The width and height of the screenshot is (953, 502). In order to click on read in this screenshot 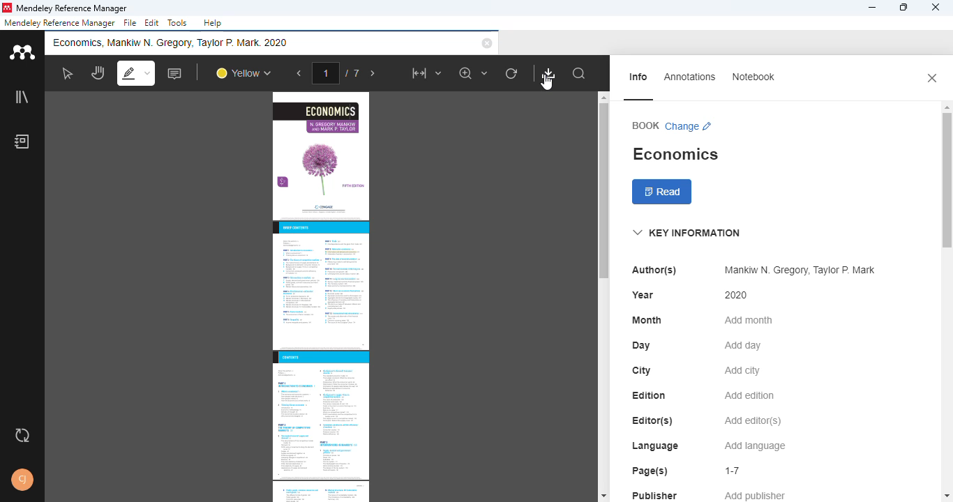, I will do `click(663, 192)`.